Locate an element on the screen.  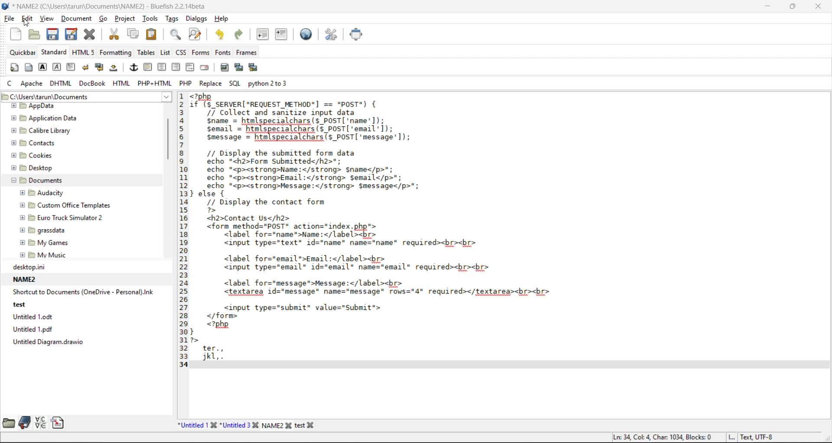
python 2 to 3 is located at coordinates (274, 83).